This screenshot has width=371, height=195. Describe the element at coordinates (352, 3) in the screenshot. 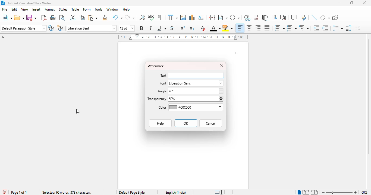

I see `maximize` at that location.